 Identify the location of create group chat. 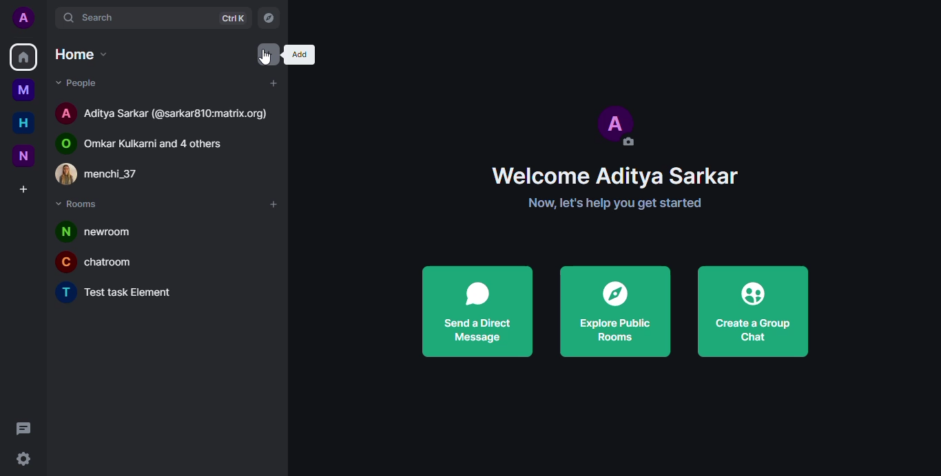
(752, 311).